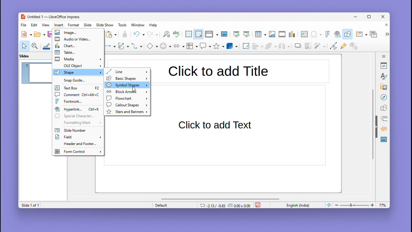 Image resolution: width=412 pixels, height=232 pixels. What do you see at coordinates (173, 205) in the screenshot?
I see `Default` at bounding box center [173, 205].